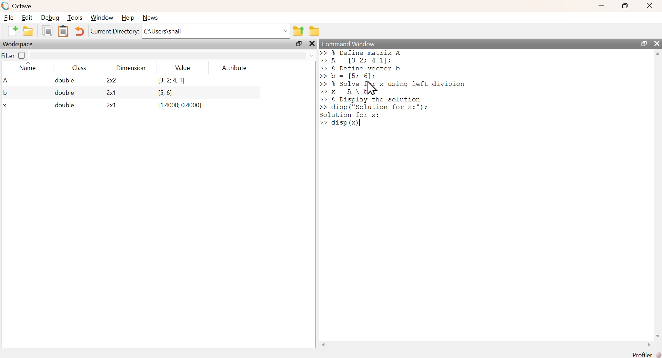 This screenshot has width=662, height=358. What do you see at coordinates (9, 18) in the screenshot?
I see `file` at bounding box center [9, 18].